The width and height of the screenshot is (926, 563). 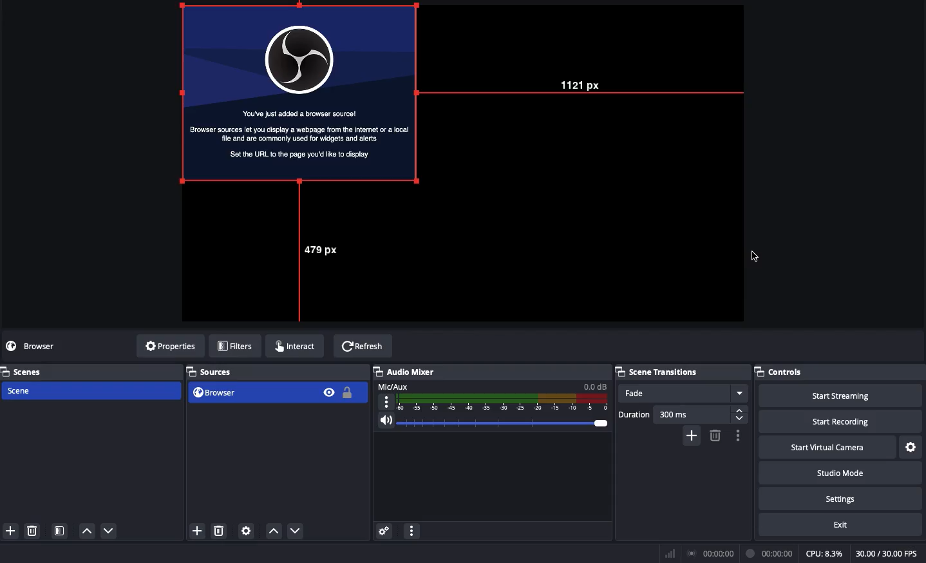 I want to click on Sources, so click(x=214, y=372).